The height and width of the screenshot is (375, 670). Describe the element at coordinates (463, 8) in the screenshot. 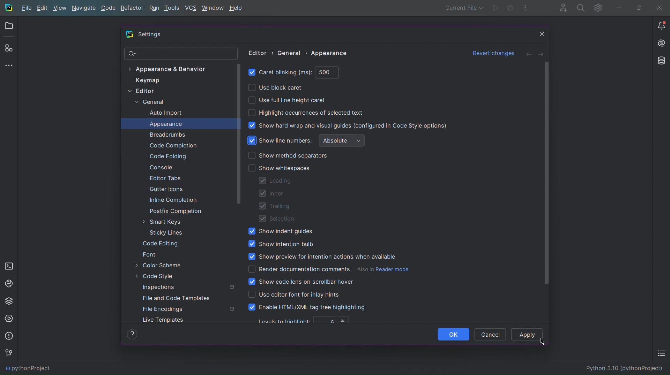

I see `Current File` at that location.